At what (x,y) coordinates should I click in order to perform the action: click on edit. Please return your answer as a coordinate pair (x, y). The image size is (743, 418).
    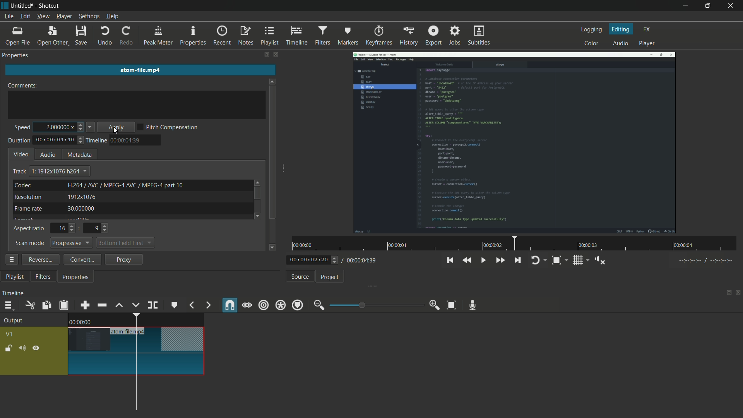
    Looking at the image, I should click on (25, 17).